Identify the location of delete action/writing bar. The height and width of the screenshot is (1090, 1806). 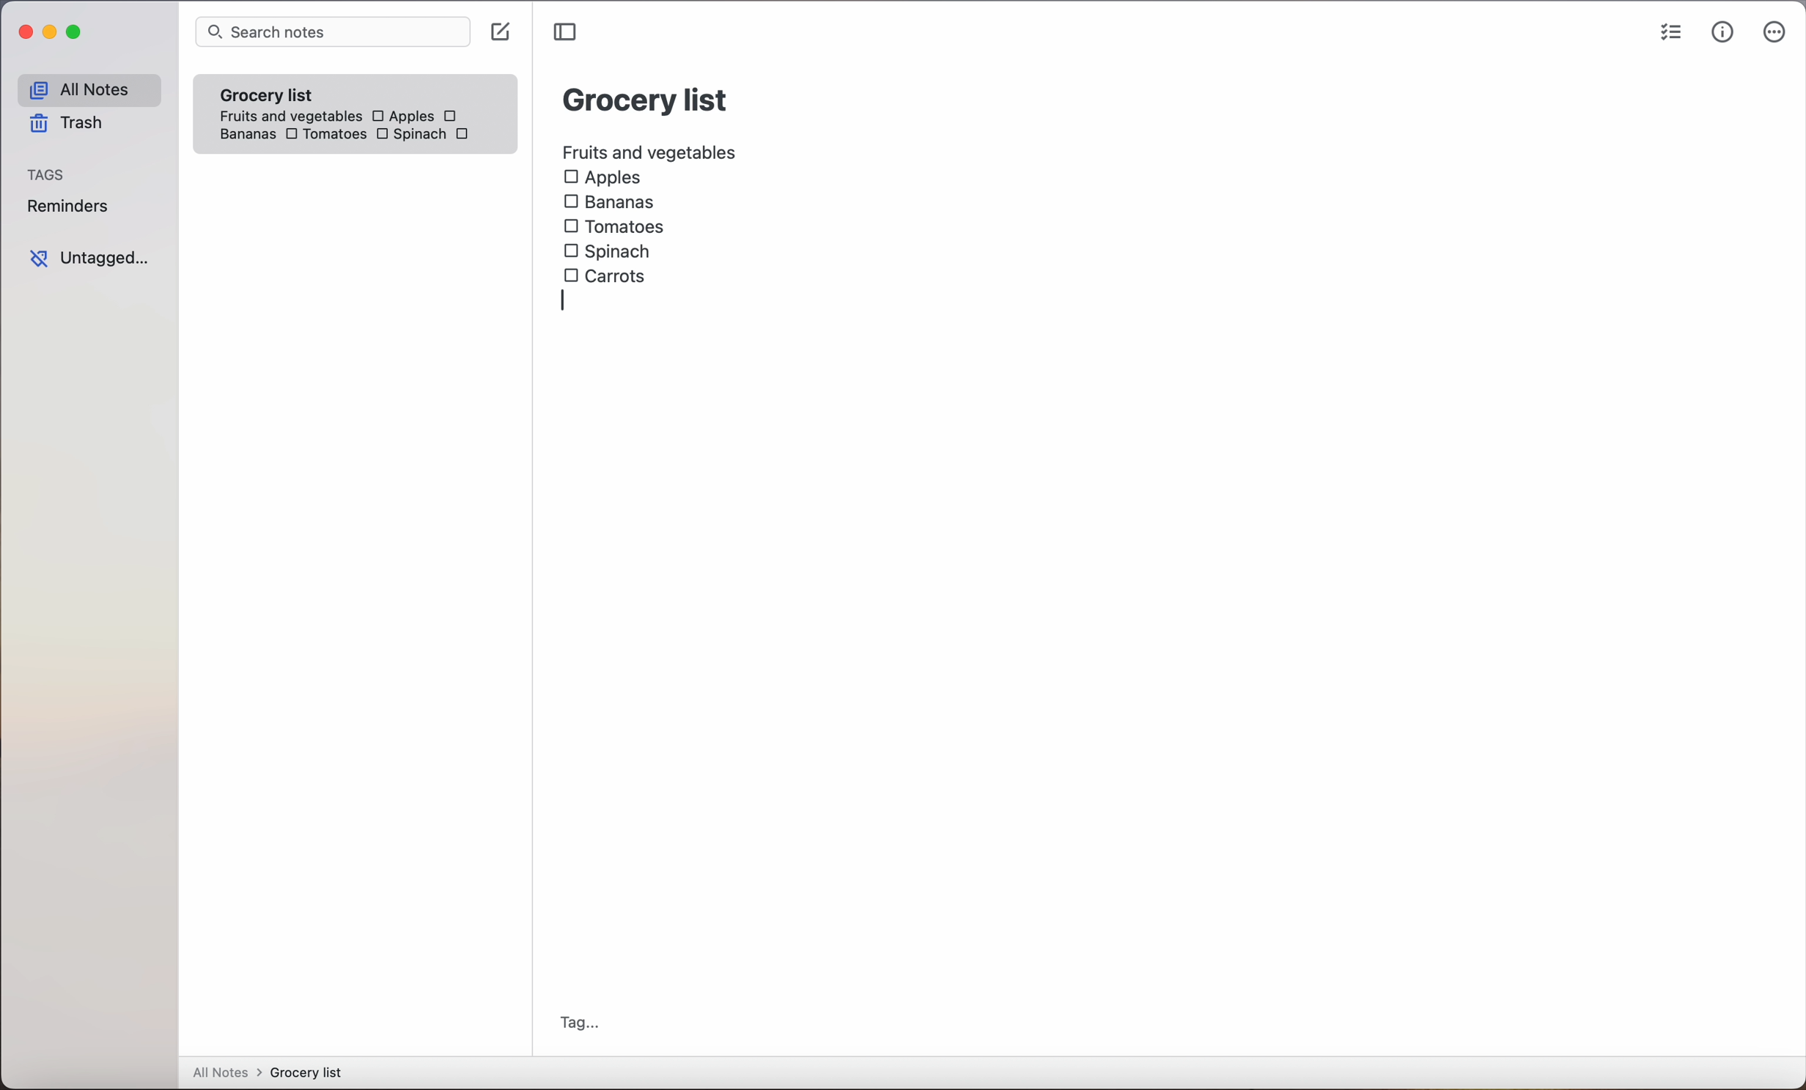
(627, 302).